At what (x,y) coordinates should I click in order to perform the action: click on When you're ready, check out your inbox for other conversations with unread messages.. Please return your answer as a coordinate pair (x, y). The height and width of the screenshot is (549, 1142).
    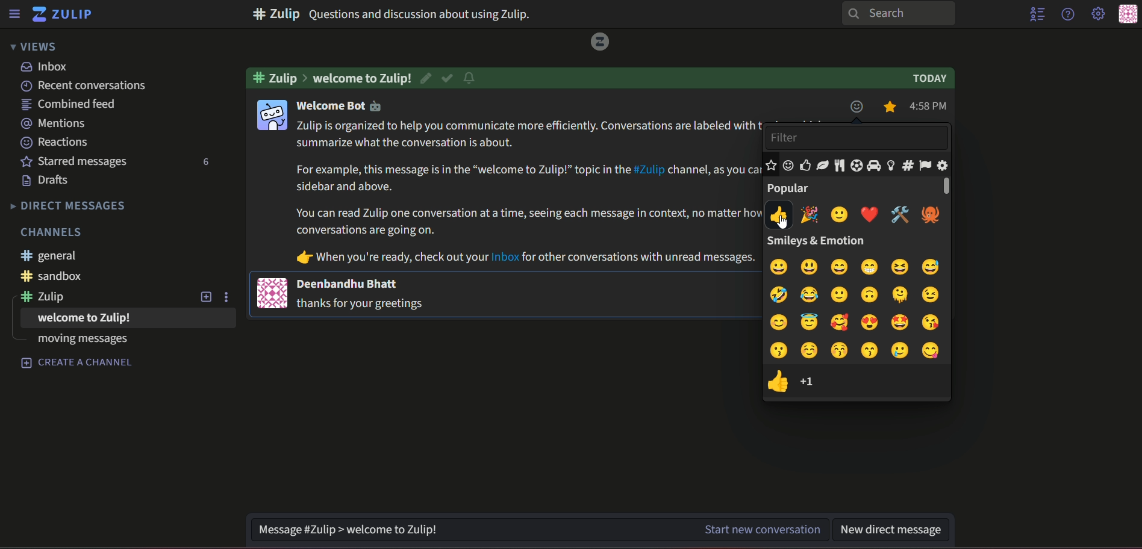
    Looking at the image, I should click on (520, 257).